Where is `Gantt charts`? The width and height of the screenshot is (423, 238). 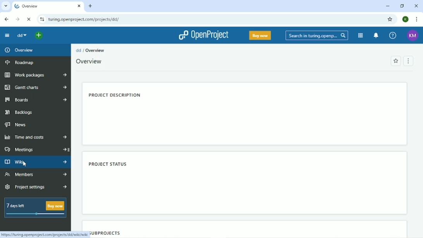
Gantt charts is located at coordinates (35, 87).